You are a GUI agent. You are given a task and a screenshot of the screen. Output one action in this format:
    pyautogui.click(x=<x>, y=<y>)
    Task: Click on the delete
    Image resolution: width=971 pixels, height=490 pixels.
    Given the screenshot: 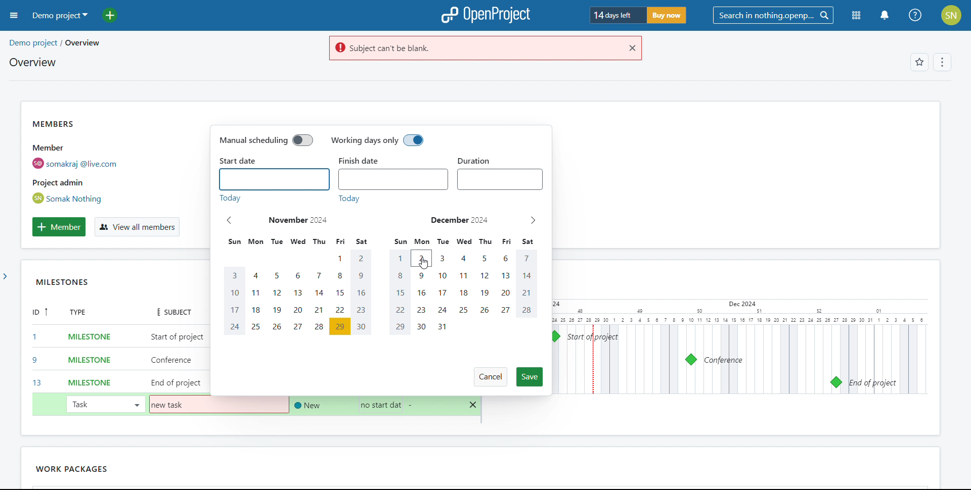 What is the action you would take?
    pyautogui.click(x=473, y=405)
    